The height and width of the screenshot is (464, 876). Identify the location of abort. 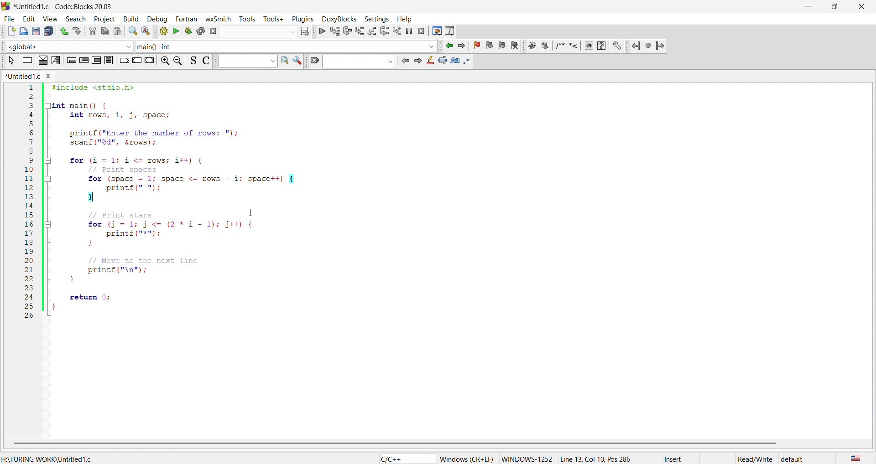
(213, 31).